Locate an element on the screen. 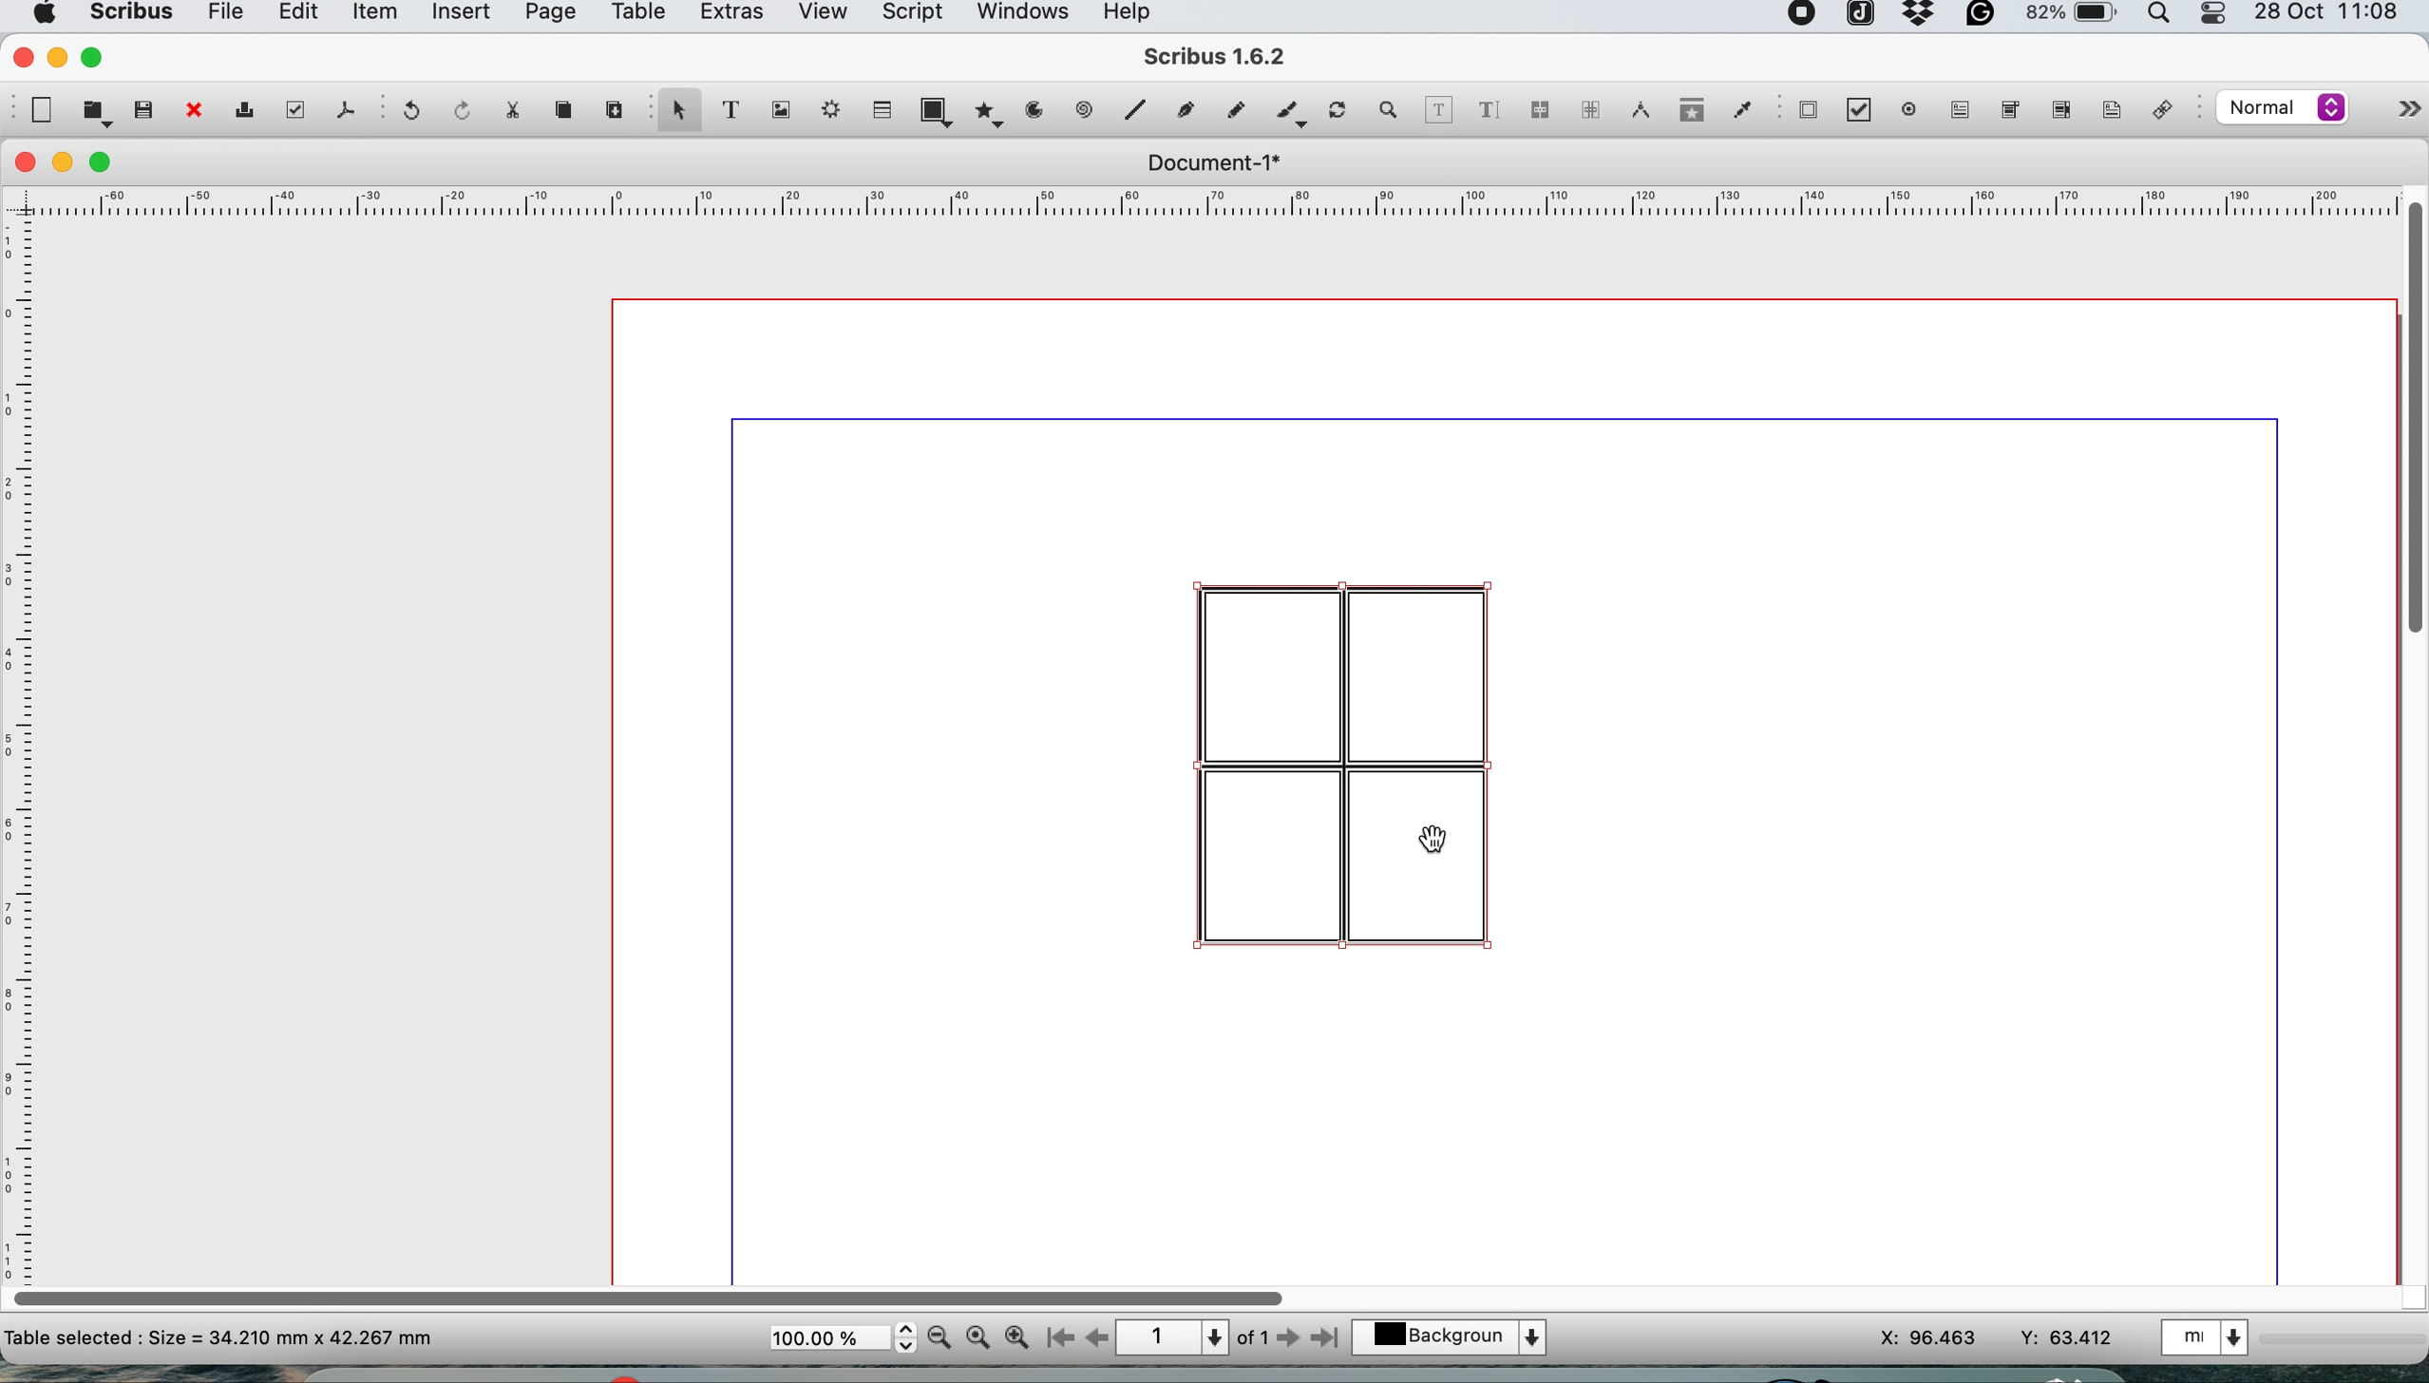 Image resolution: width=2429 pixels, height=1383 pixels. copy is located at coordinates (567, 110).